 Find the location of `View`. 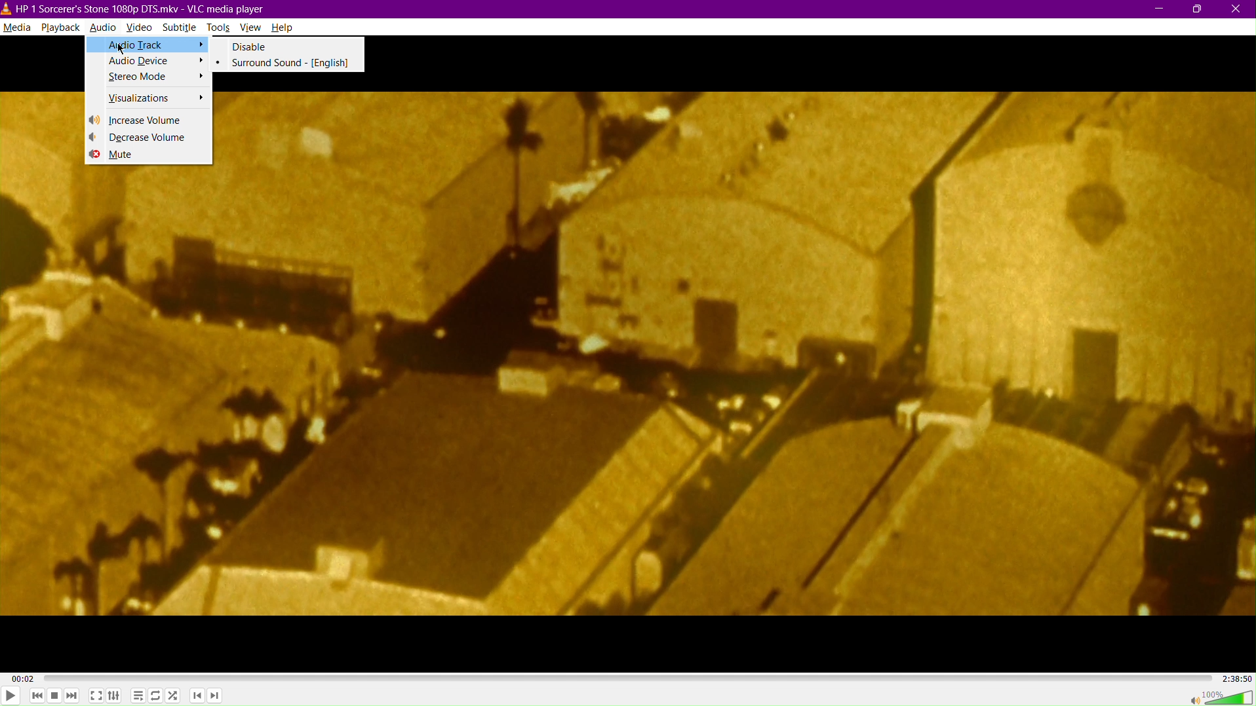

View is located at coordinates (253, 28).